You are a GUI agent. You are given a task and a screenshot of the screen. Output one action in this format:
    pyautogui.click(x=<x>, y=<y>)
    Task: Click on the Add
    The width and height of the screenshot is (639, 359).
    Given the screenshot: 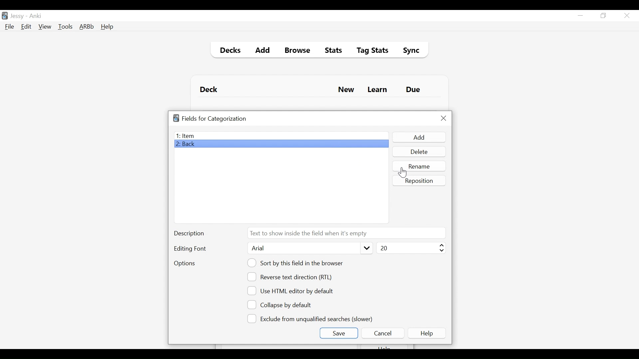 What is the action you would take?
    pyautogui.click(x=263, y=51)
    